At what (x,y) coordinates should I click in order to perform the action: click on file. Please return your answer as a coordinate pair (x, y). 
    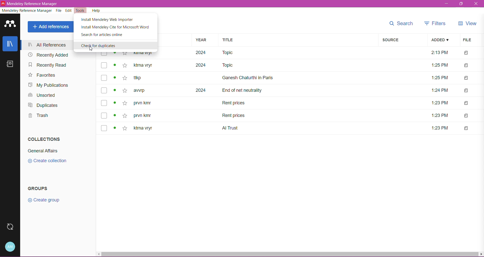
    Looking at the image, I should click on (441, 91).